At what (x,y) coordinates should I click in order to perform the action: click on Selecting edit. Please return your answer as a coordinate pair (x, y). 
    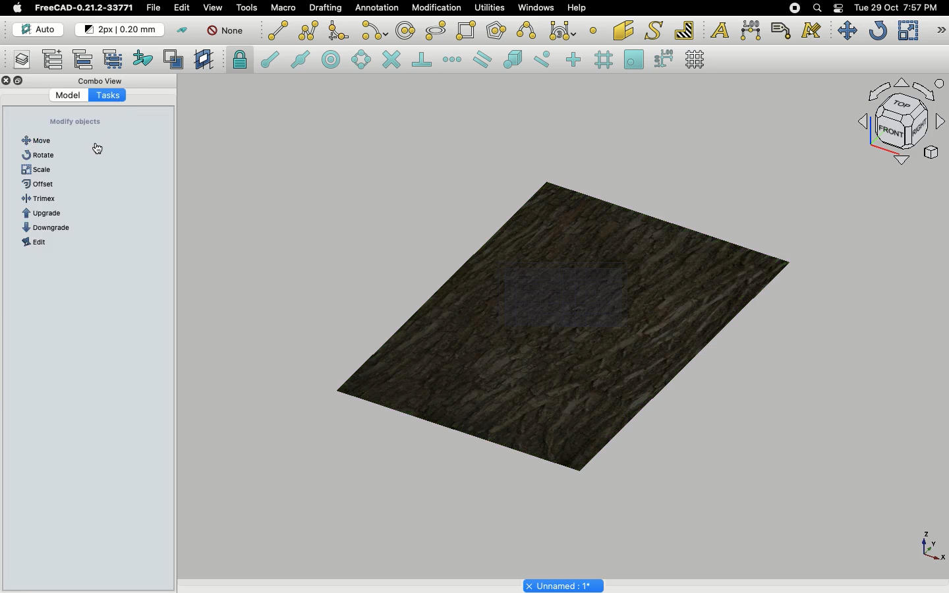
    Looking at the image, I should click on (185, 9).